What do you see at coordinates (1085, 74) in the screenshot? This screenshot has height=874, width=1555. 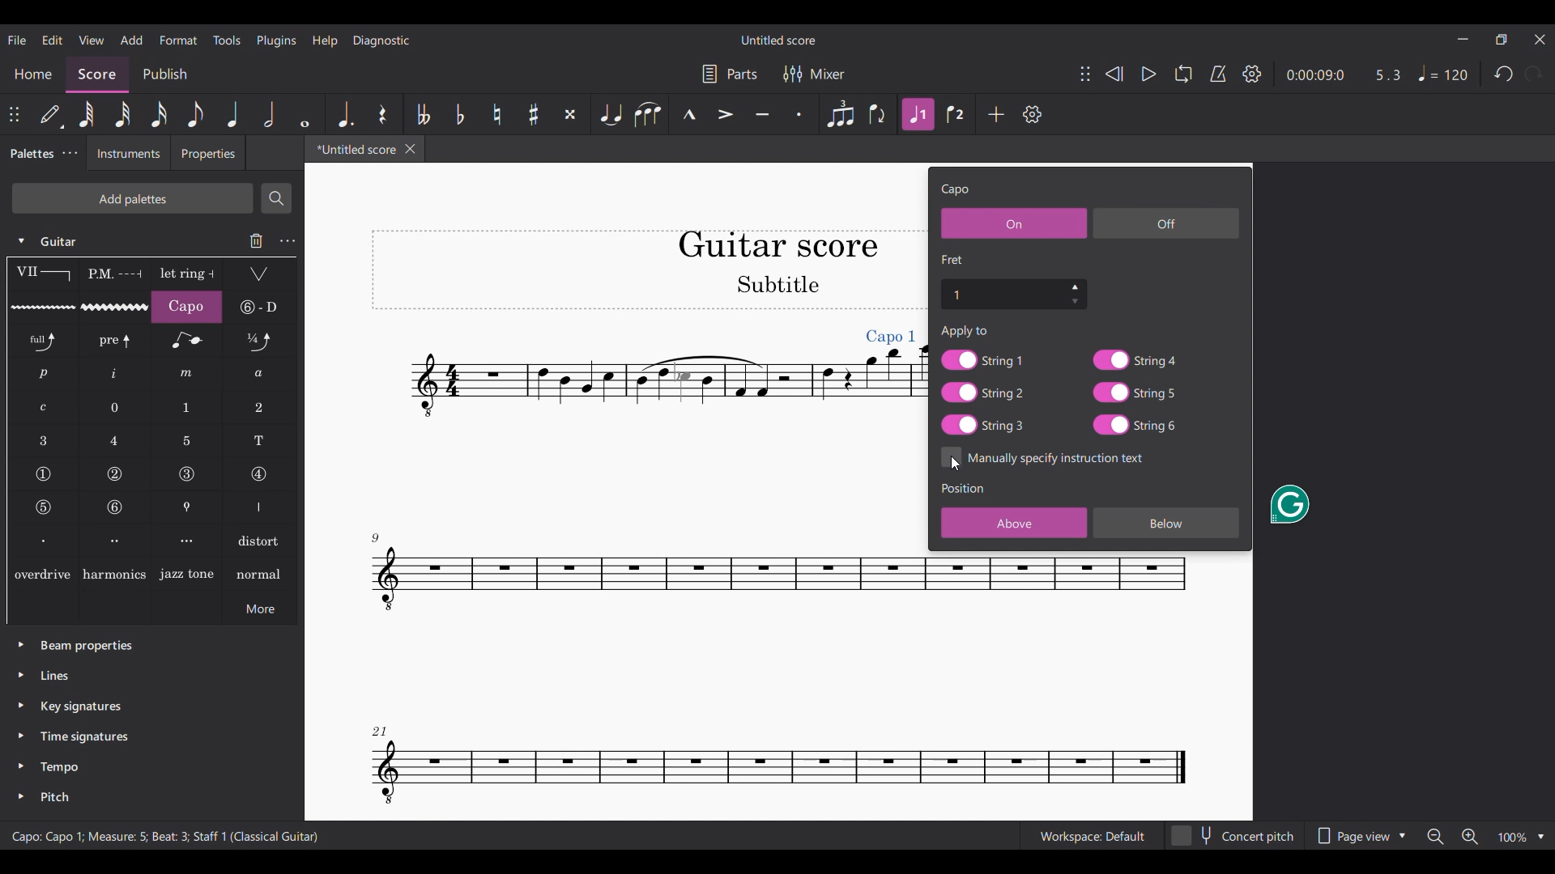 I see `Change position` at bounding box center [1085, 74].